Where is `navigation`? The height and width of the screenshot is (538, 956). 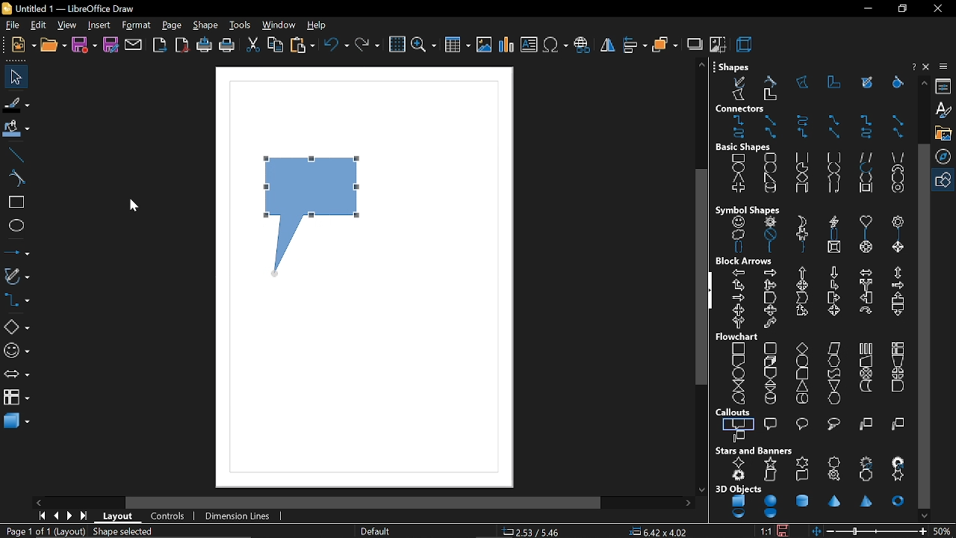
navigation is located at coordinates (946, 155).